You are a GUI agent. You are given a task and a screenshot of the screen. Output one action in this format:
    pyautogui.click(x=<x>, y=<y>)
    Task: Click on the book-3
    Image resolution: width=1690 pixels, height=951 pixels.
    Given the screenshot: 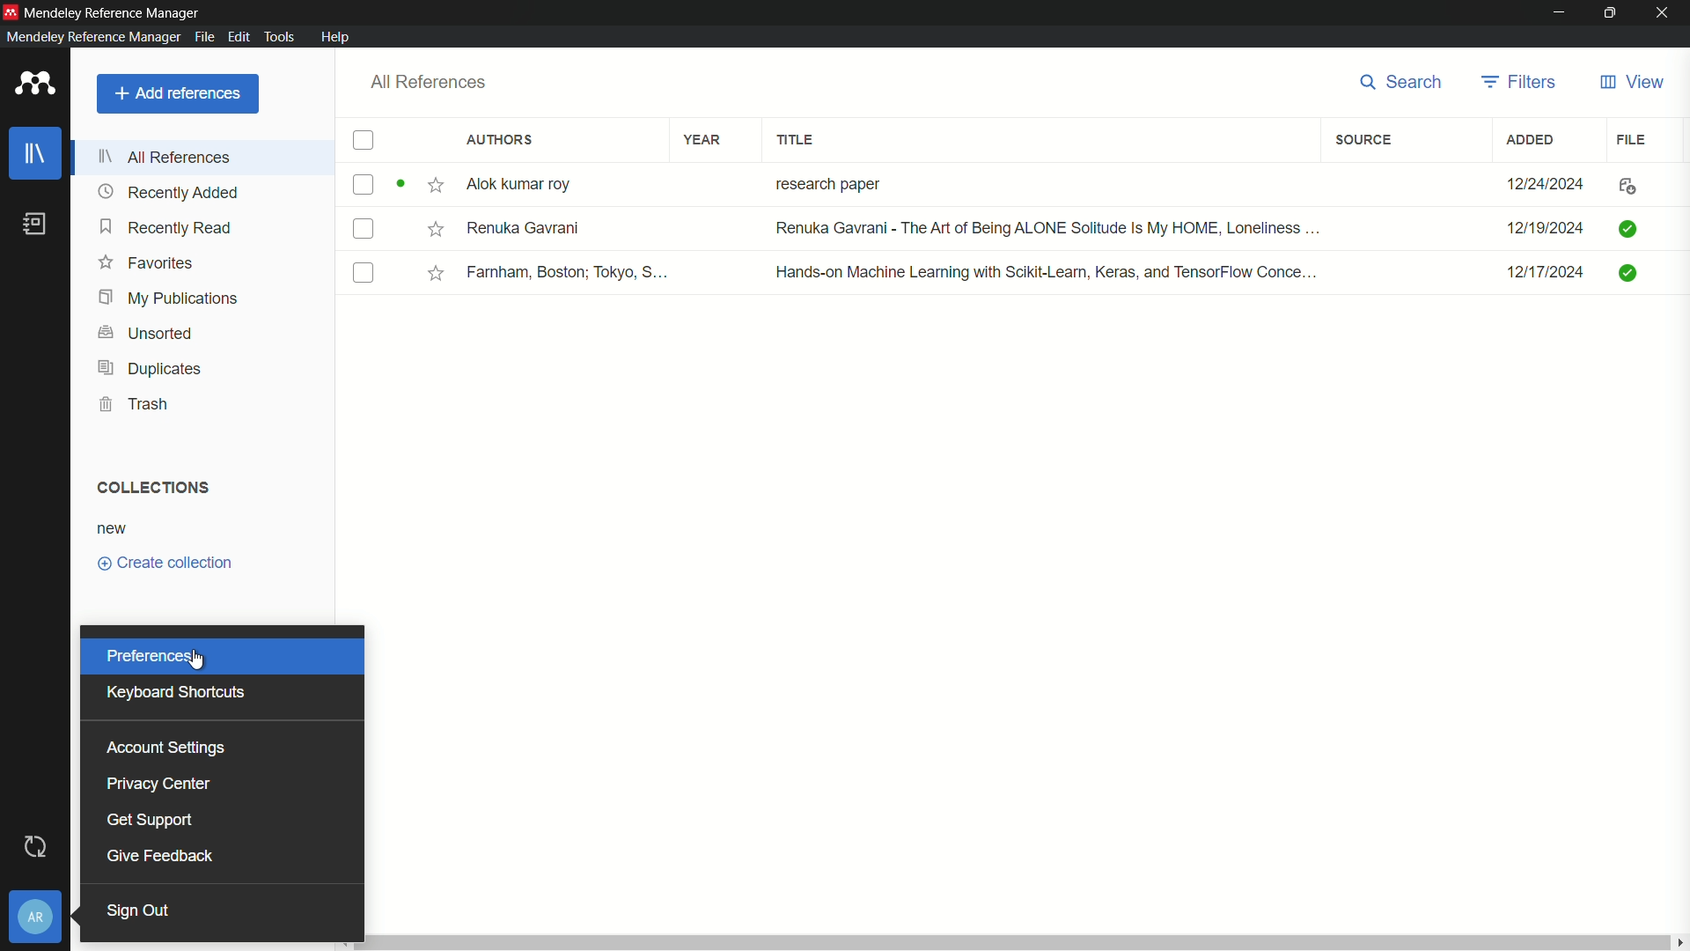 What is the action you would take?
    pyautogui.click(x=1062, y=271)
    